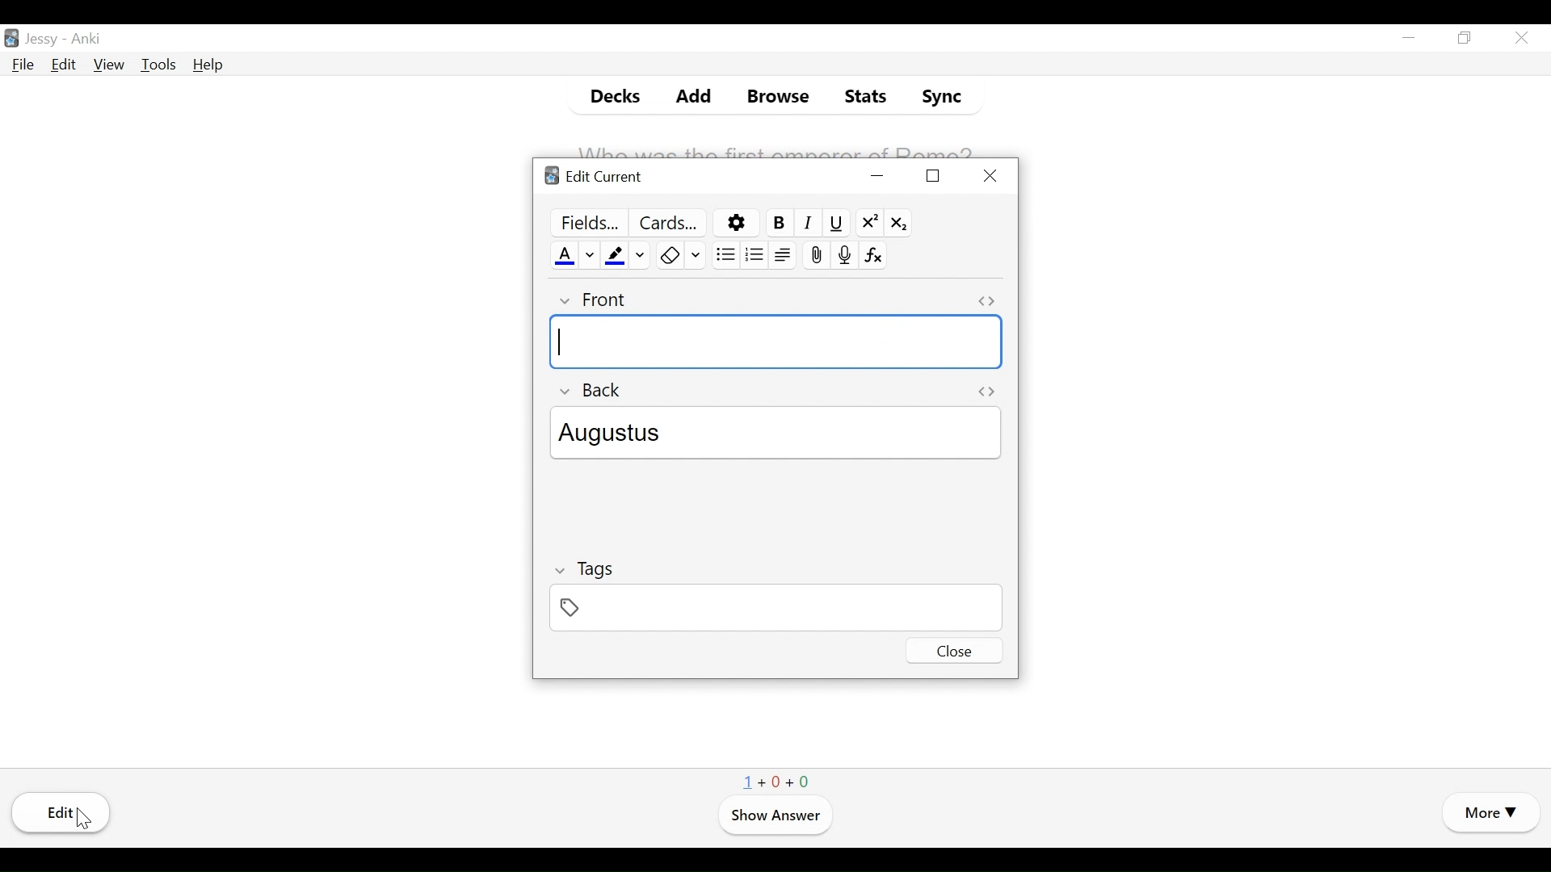 This screenshot has height=872, width=1551. I want to click on Browse, so click(773, 96).